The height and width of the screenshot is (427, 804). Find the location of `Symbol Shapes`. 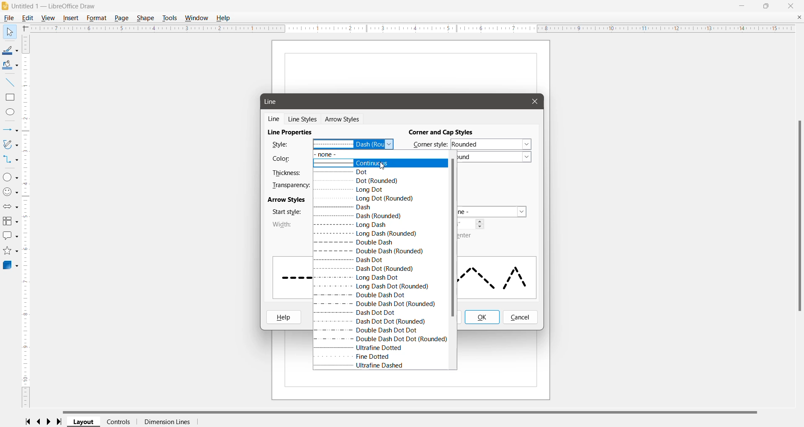

Symbol Shapes is located at coordinates (10, 193).